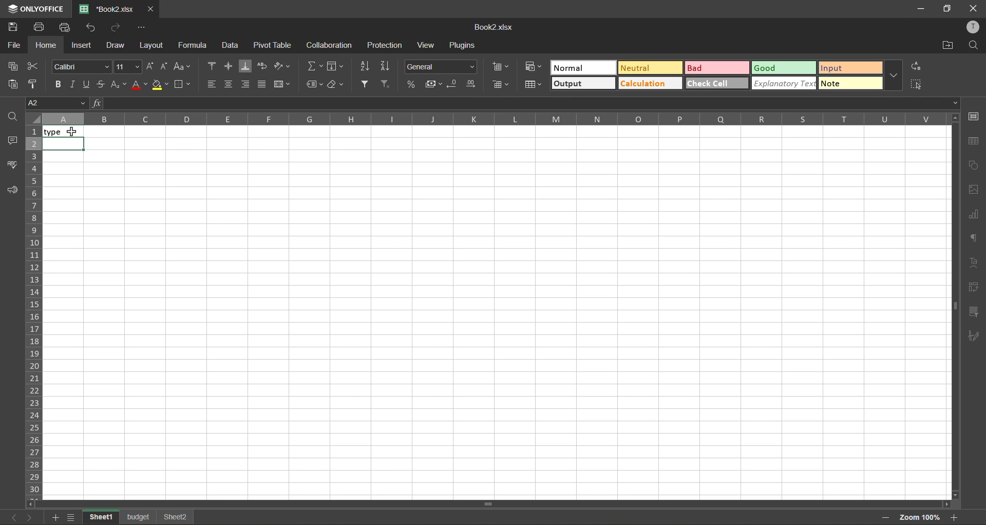 The image size is (986, 525). Describe the element at coordinates (850, 85) in the screenshot. I see `note` at that location.